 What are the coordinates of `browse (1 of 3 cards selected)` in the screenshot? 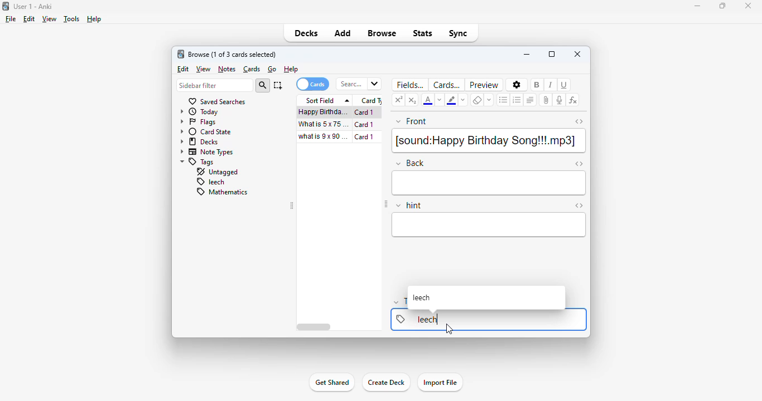 It's located at (233, 55).